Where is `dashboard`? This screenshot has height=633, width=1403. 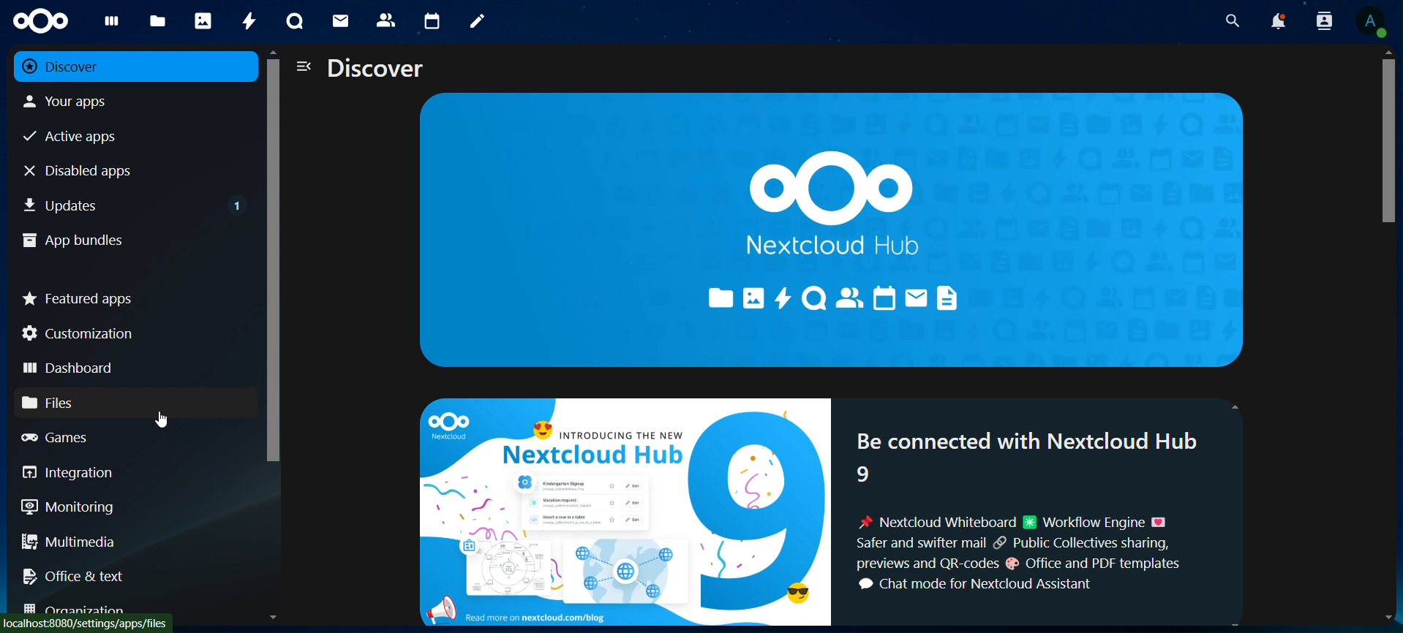
dashboard is located at coordinates (71, 369).